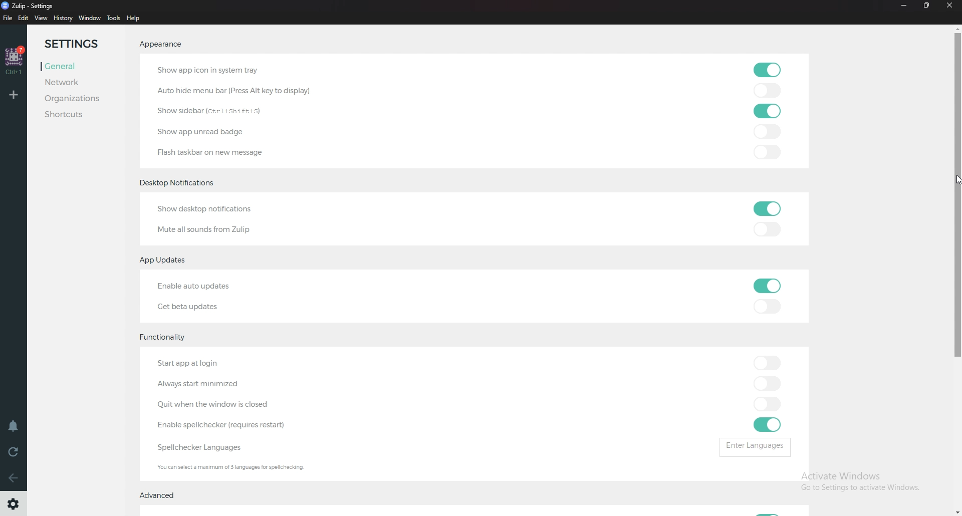 The width and height of the screenshot is (962, 516). I want to click on Add organization, so click(13, 95).